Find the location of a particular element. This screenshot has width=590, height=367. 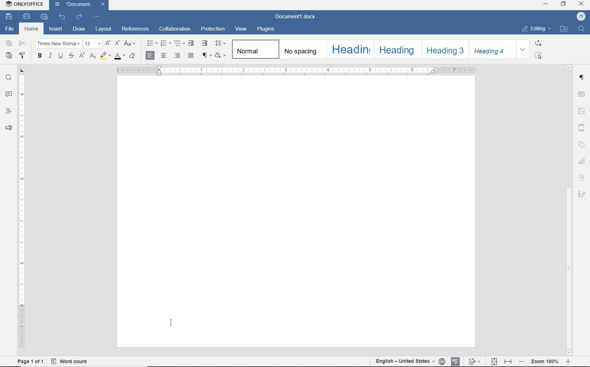

zoom out is located at coordinates (522, 361).